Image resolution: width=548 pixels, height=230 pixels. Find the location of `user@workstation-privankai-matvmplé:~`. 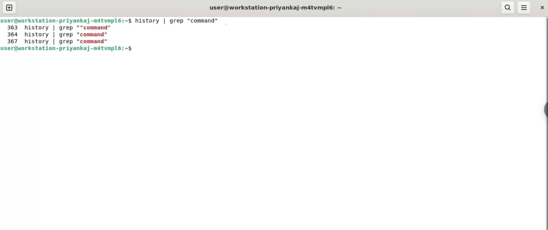

user@workstation-privankai-matvmplé:~ is located at coordinates (62, 20).